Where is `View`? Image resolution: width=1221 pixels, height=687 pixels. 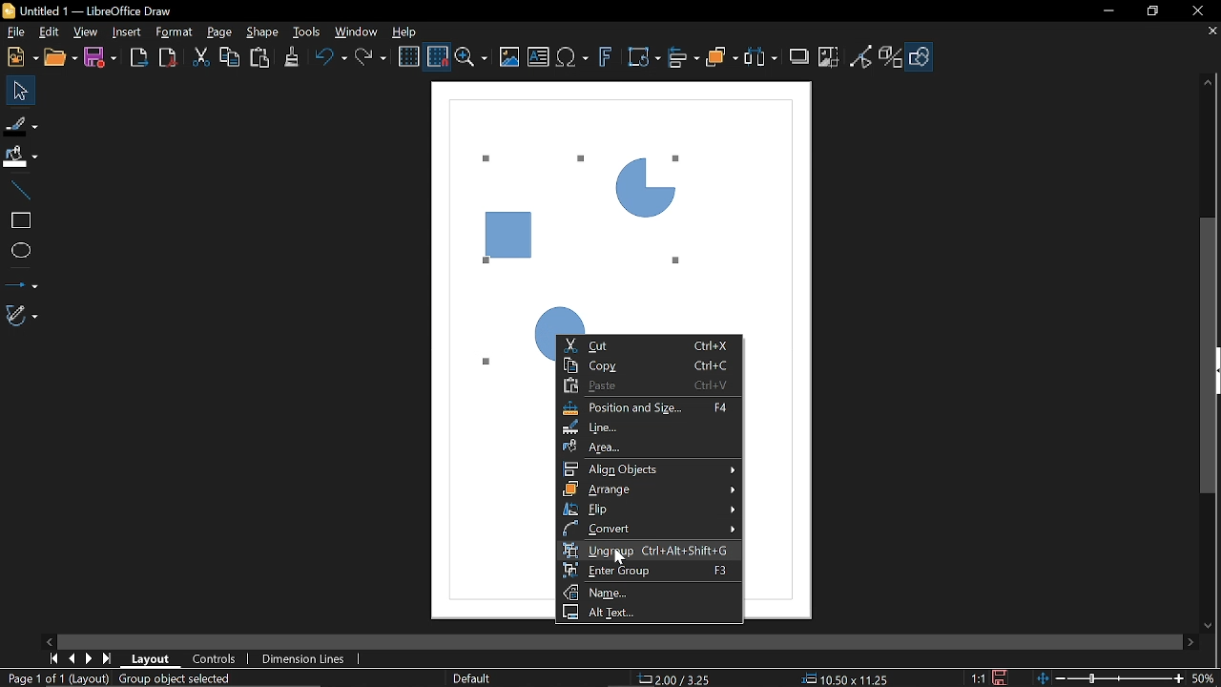 View is located at coordinates (86, 32).